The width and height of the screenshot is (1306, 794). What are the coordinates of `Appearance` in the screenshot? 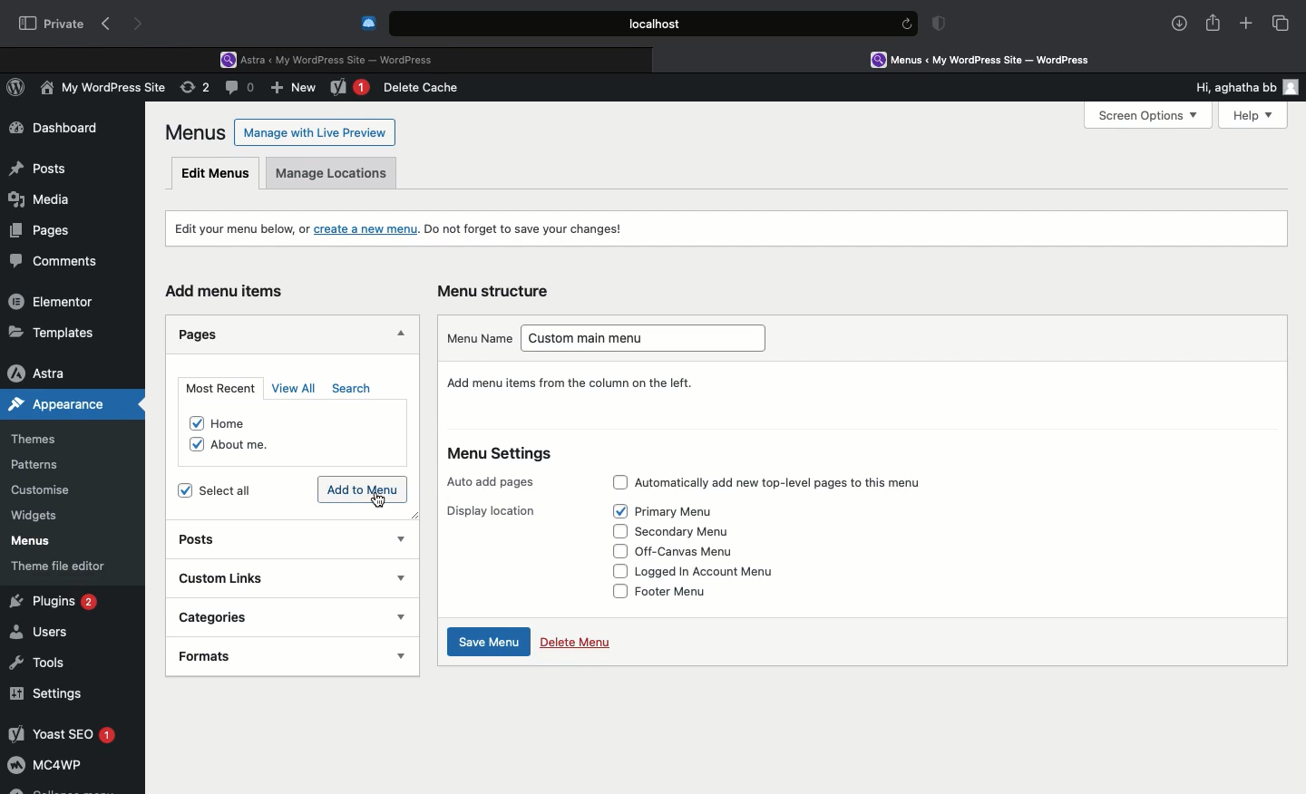 It's located at (73, 404).